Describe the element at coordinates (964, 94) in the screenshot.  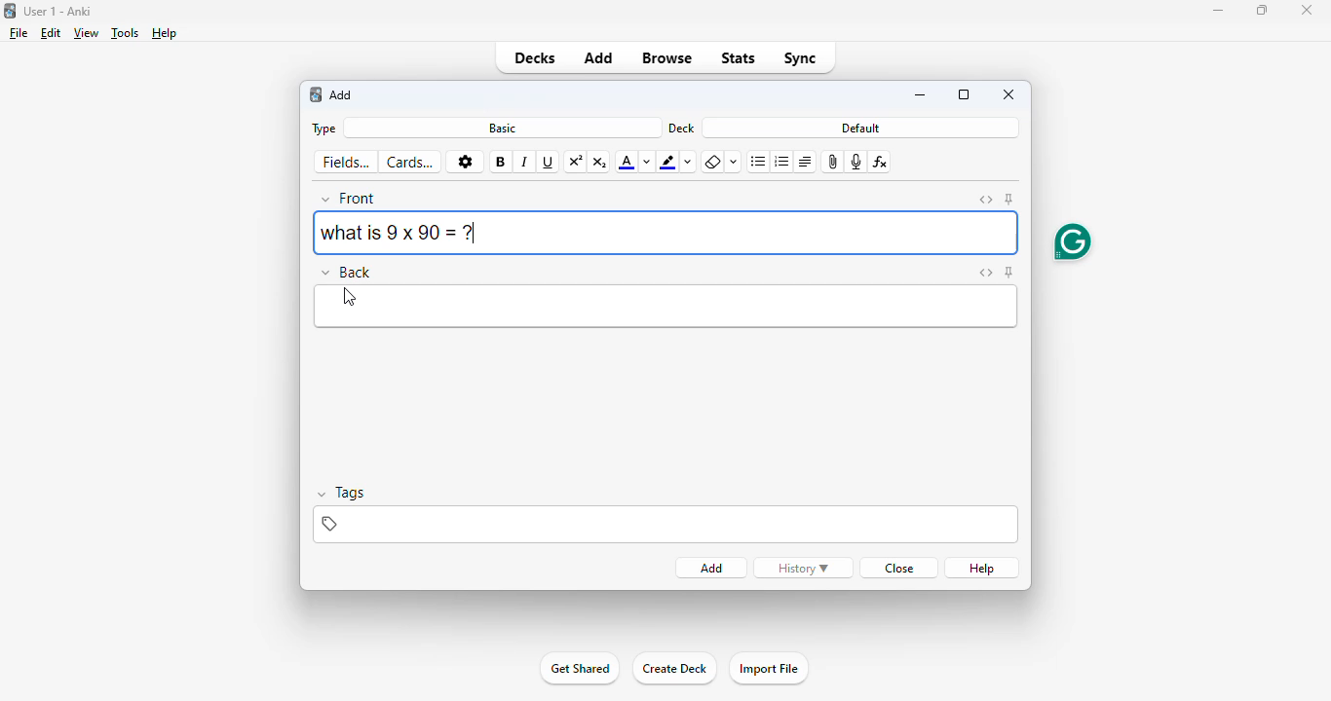
I see `maximize` at that location.